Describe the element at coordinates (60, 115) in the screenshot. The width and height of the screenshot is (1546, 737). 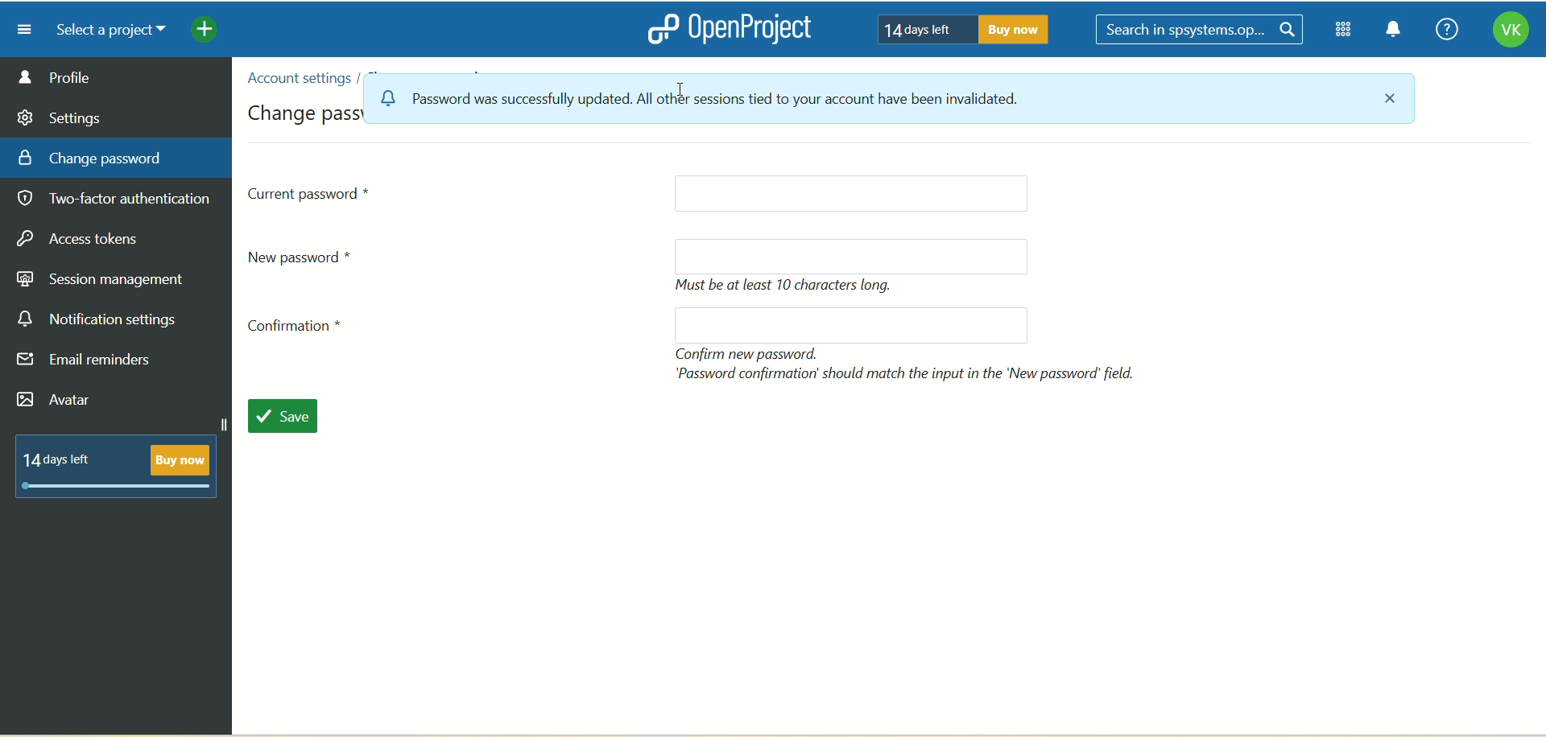
I see `settings` at that location.